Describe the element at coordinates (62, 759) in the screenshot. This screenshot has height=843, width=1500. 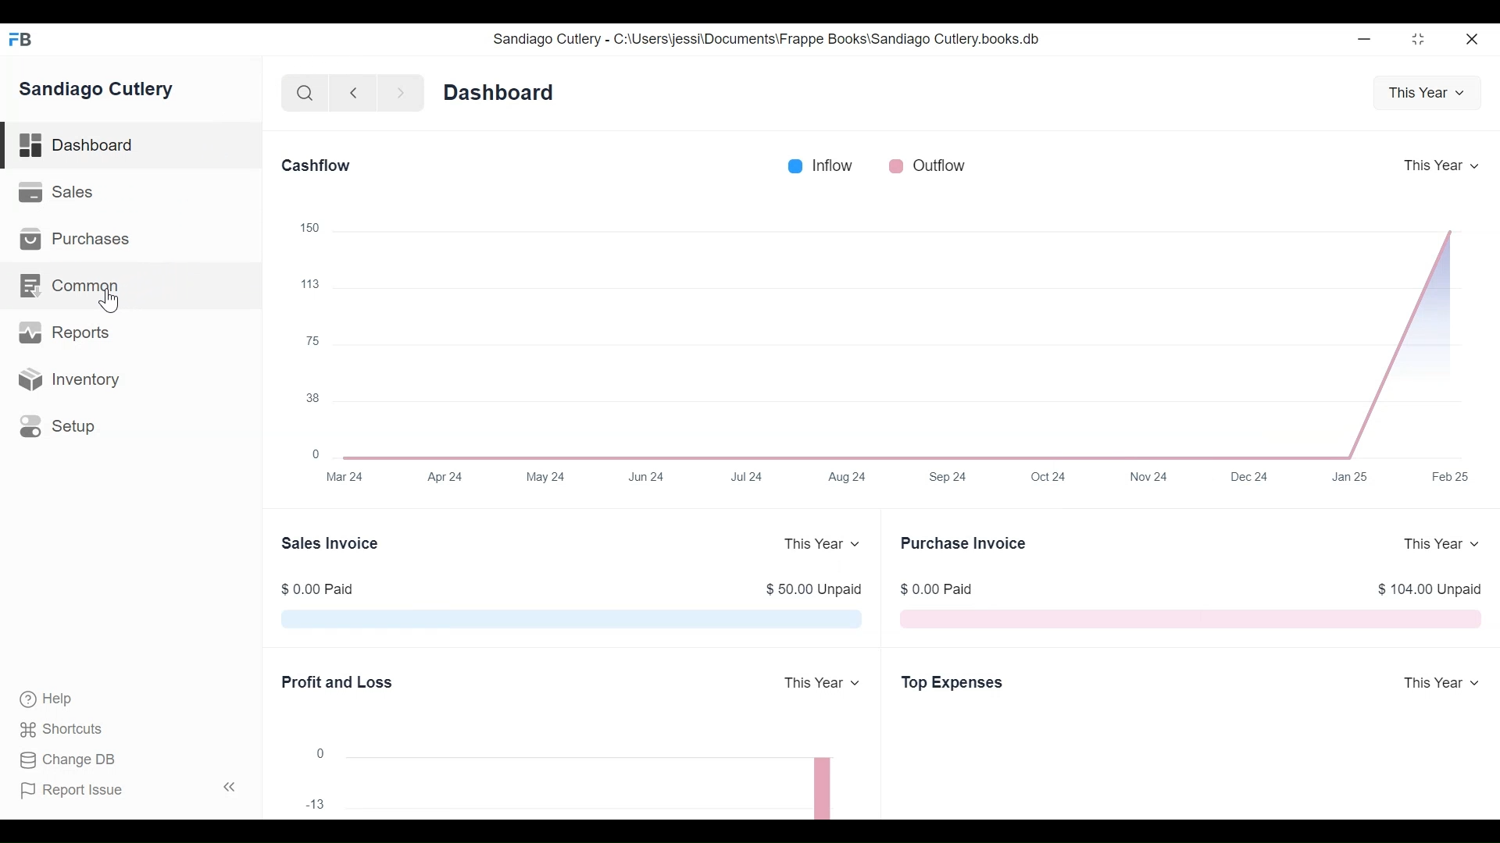
I see `Change DB` at that location.